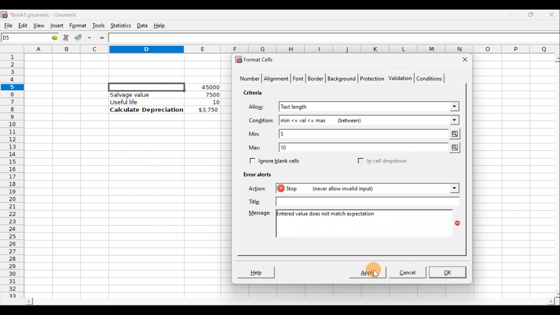 The width and height of the screenshot is (560, 315). What do you see at coordinates (256, 134) in the screenshot?
I see `Min` at bounding box center [256, 134].